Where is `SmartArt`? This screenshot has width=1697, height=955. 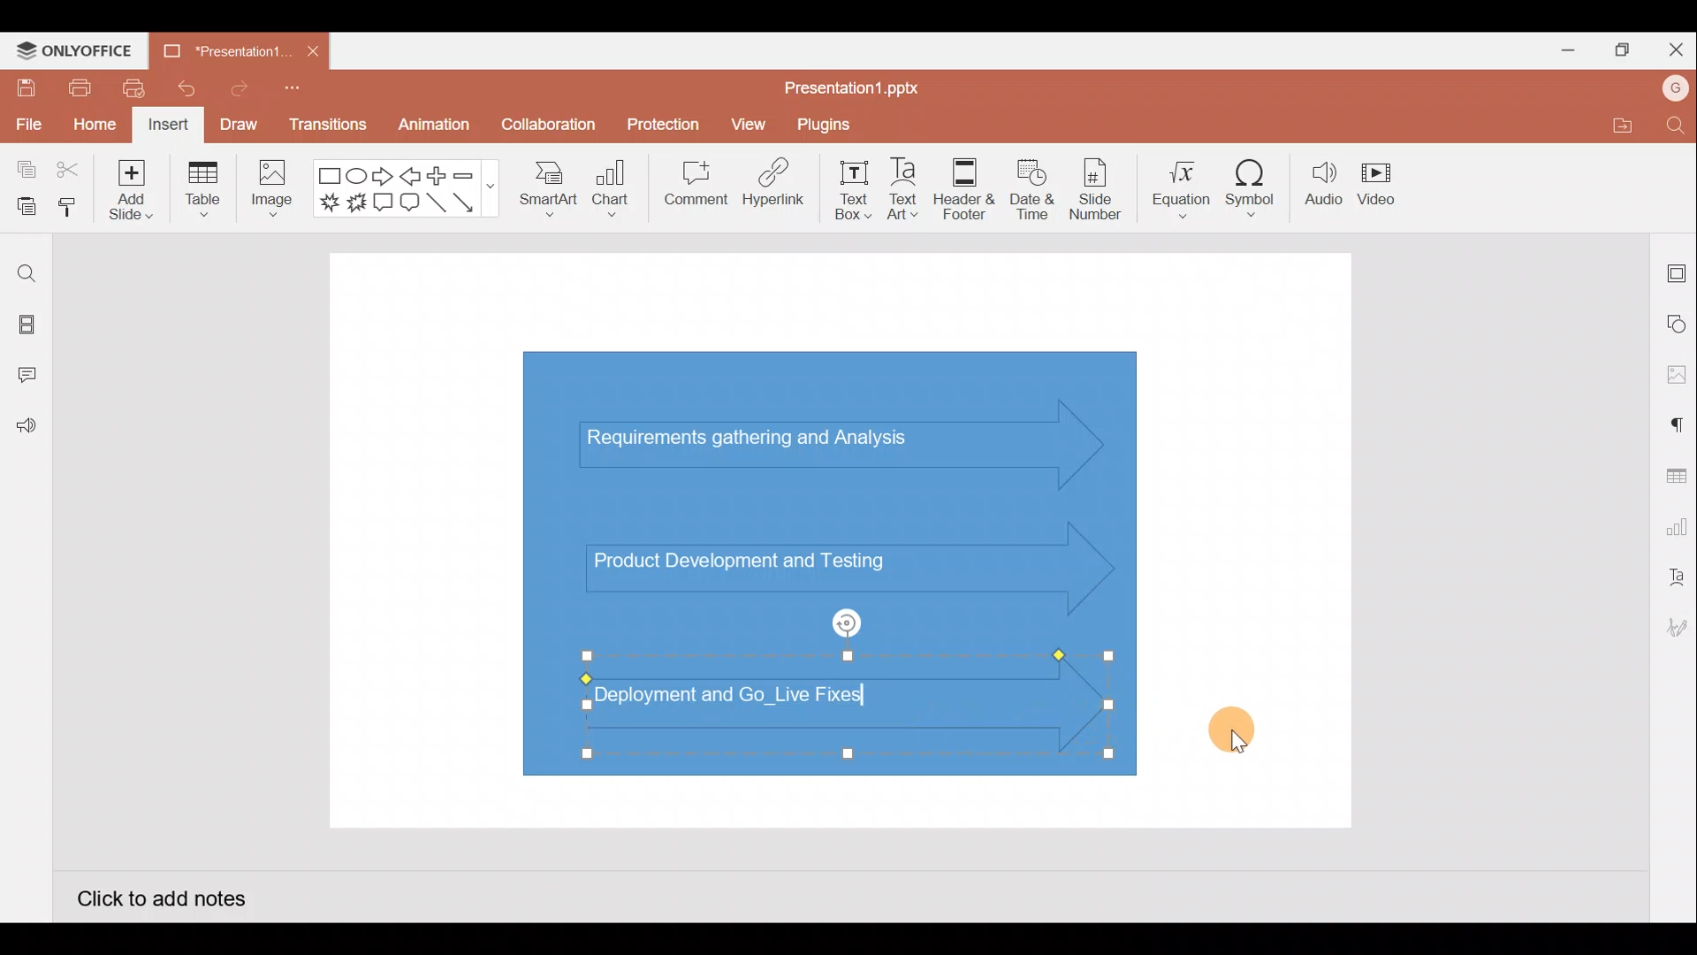
SmartArt is located at coordinates (547, 186).